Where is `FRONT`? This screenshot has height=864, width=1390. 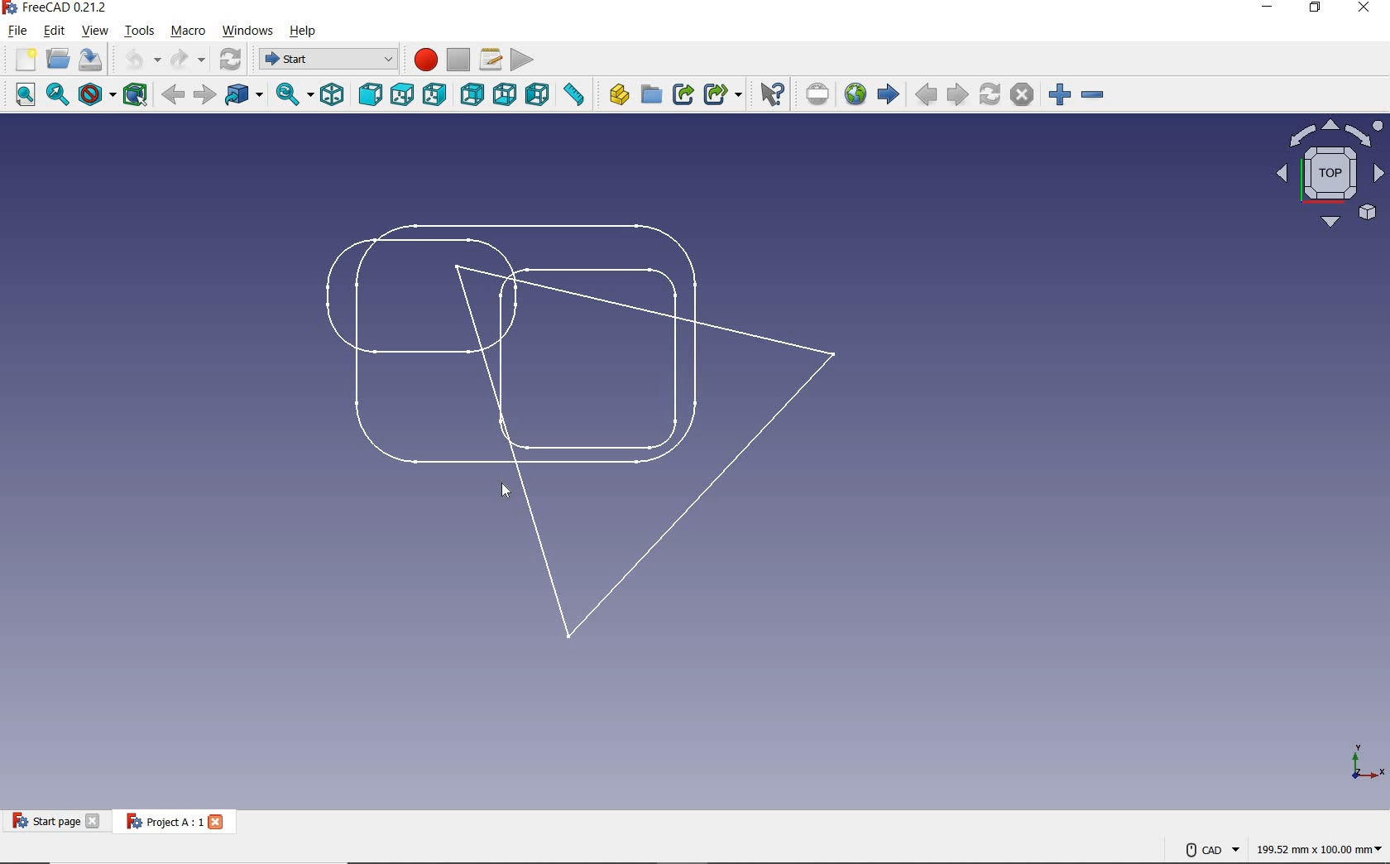
FRONT is located at coordinates (369, 94).